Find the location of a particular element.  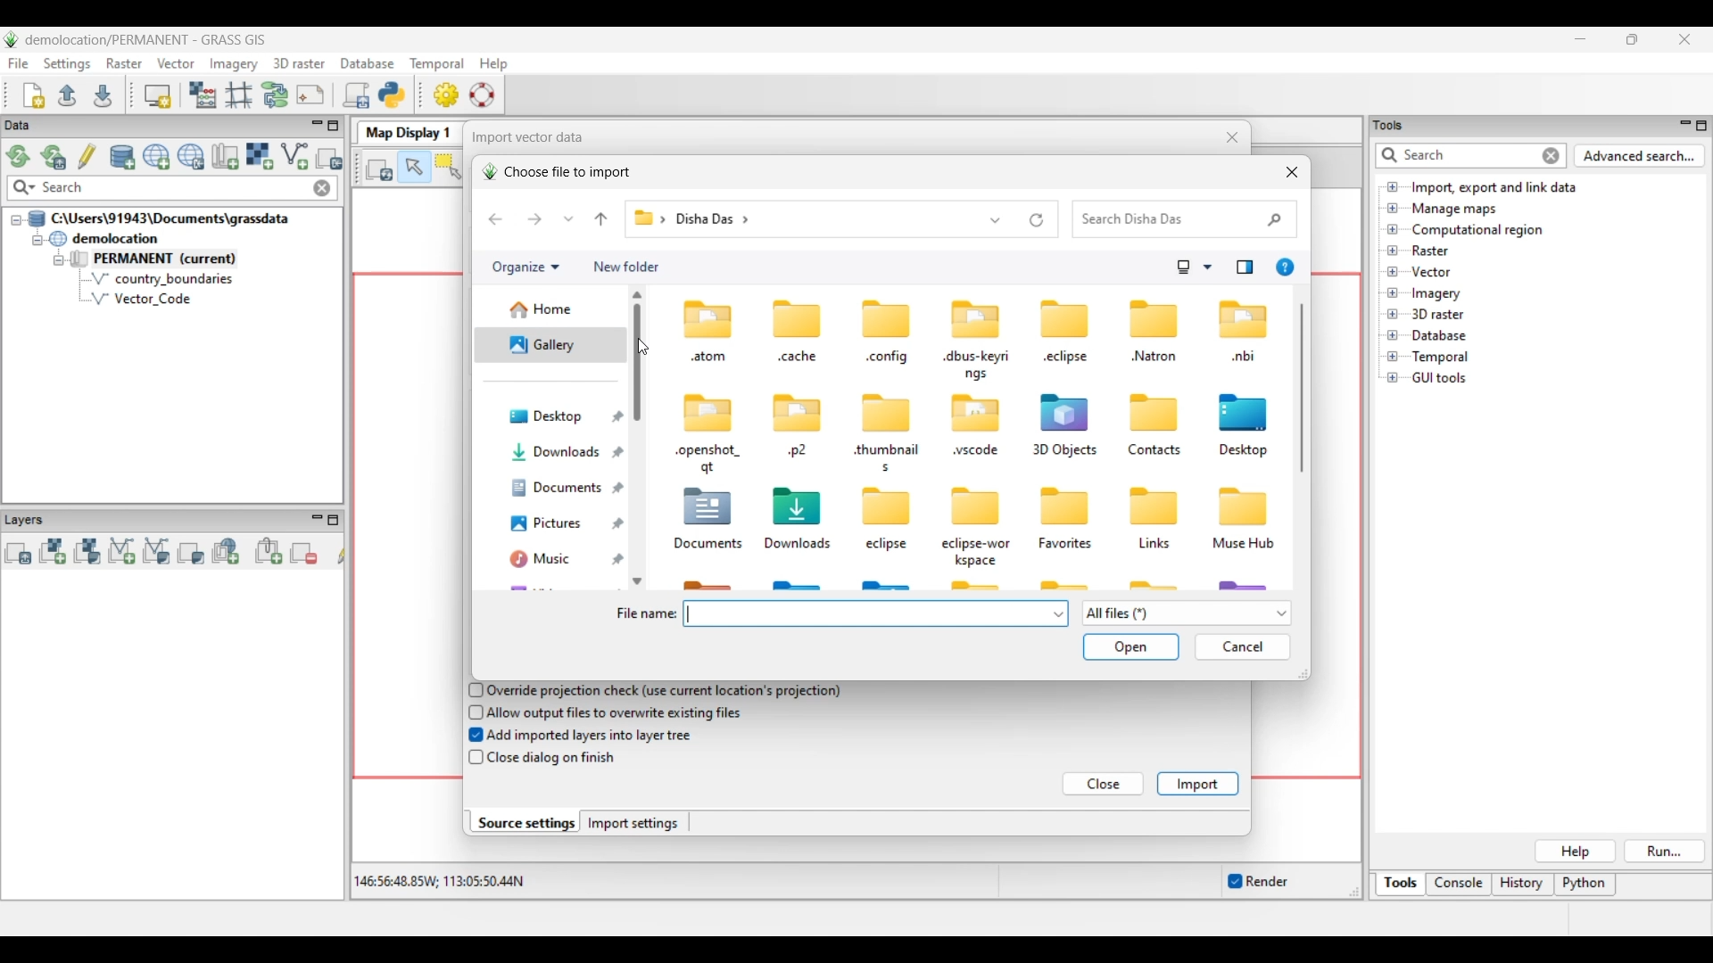

cache is located at coordinates (798, 357).